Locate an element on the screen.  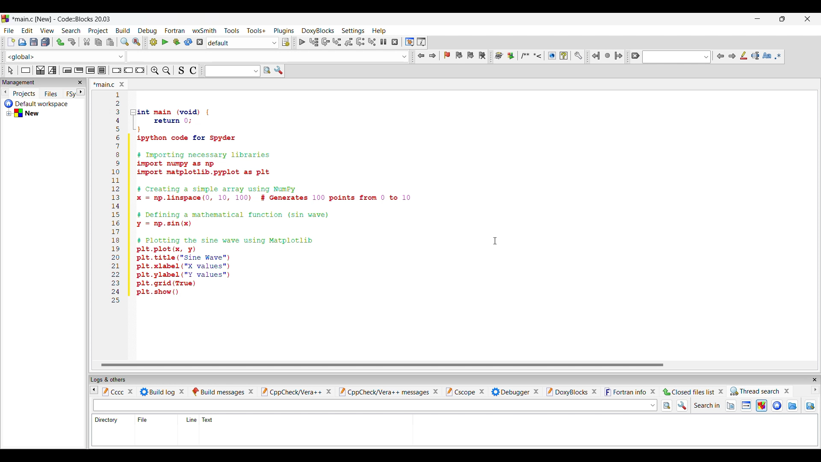
 is located at coordinates (571, 391).